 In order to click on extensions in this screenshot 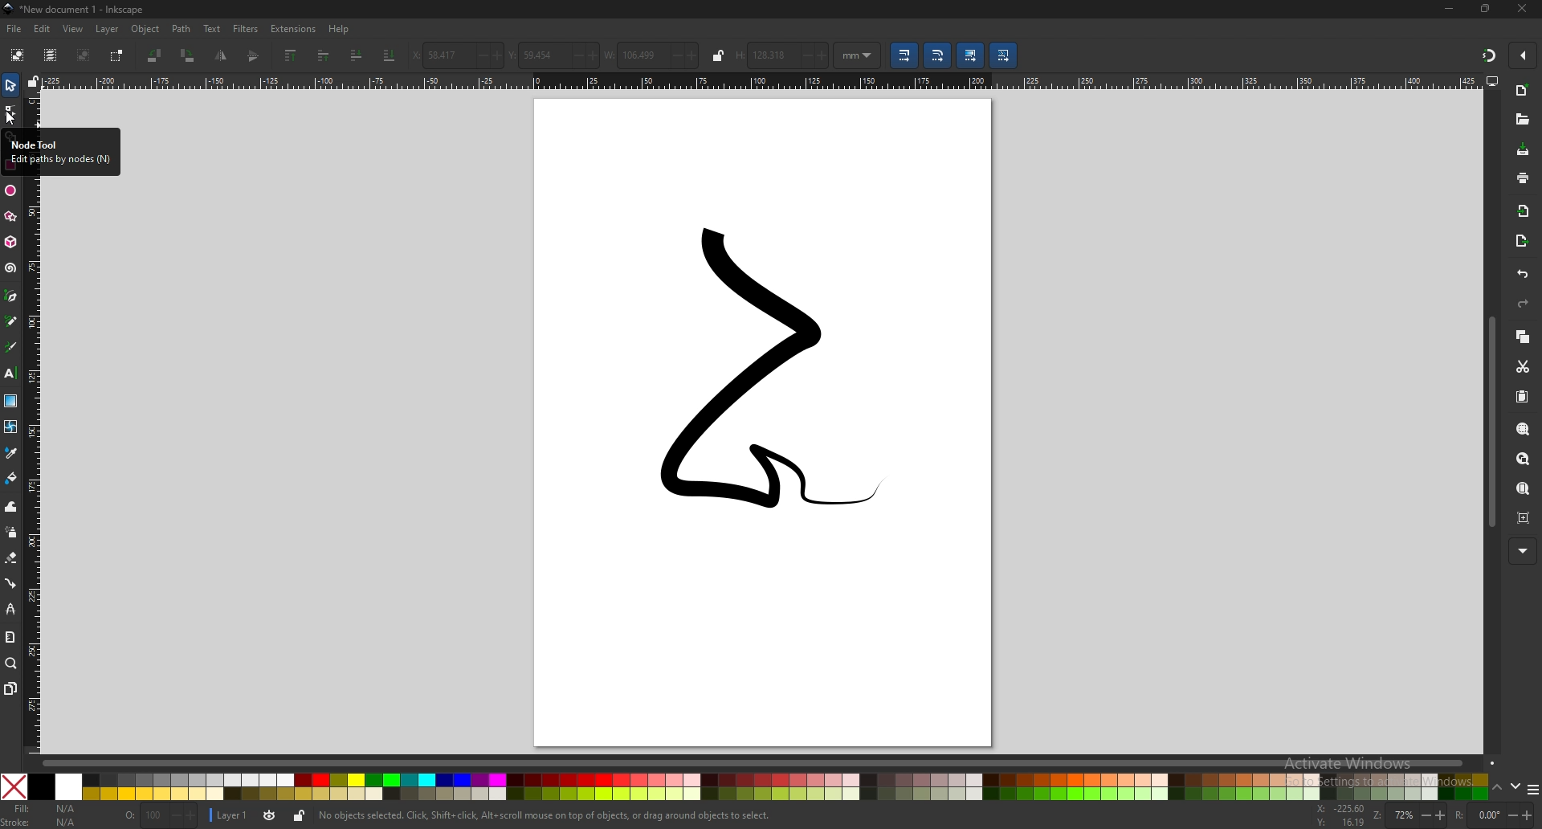, I will do `click(292, 29)`.